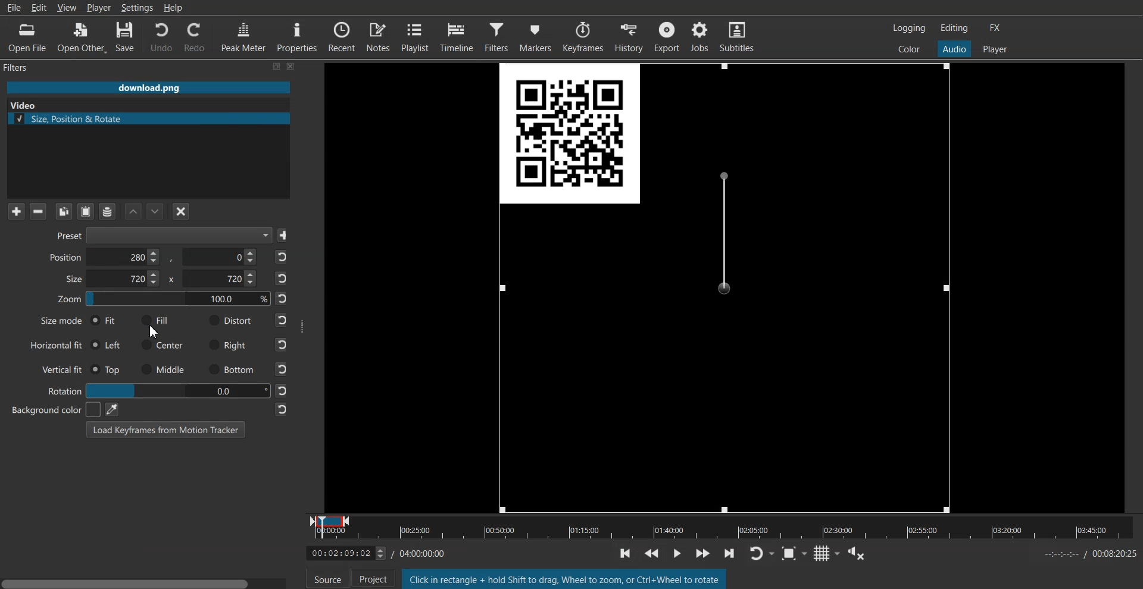 This screenshot has width=1143, height=589. I want to click on Switch to the Editor layout, so click(954, 28).